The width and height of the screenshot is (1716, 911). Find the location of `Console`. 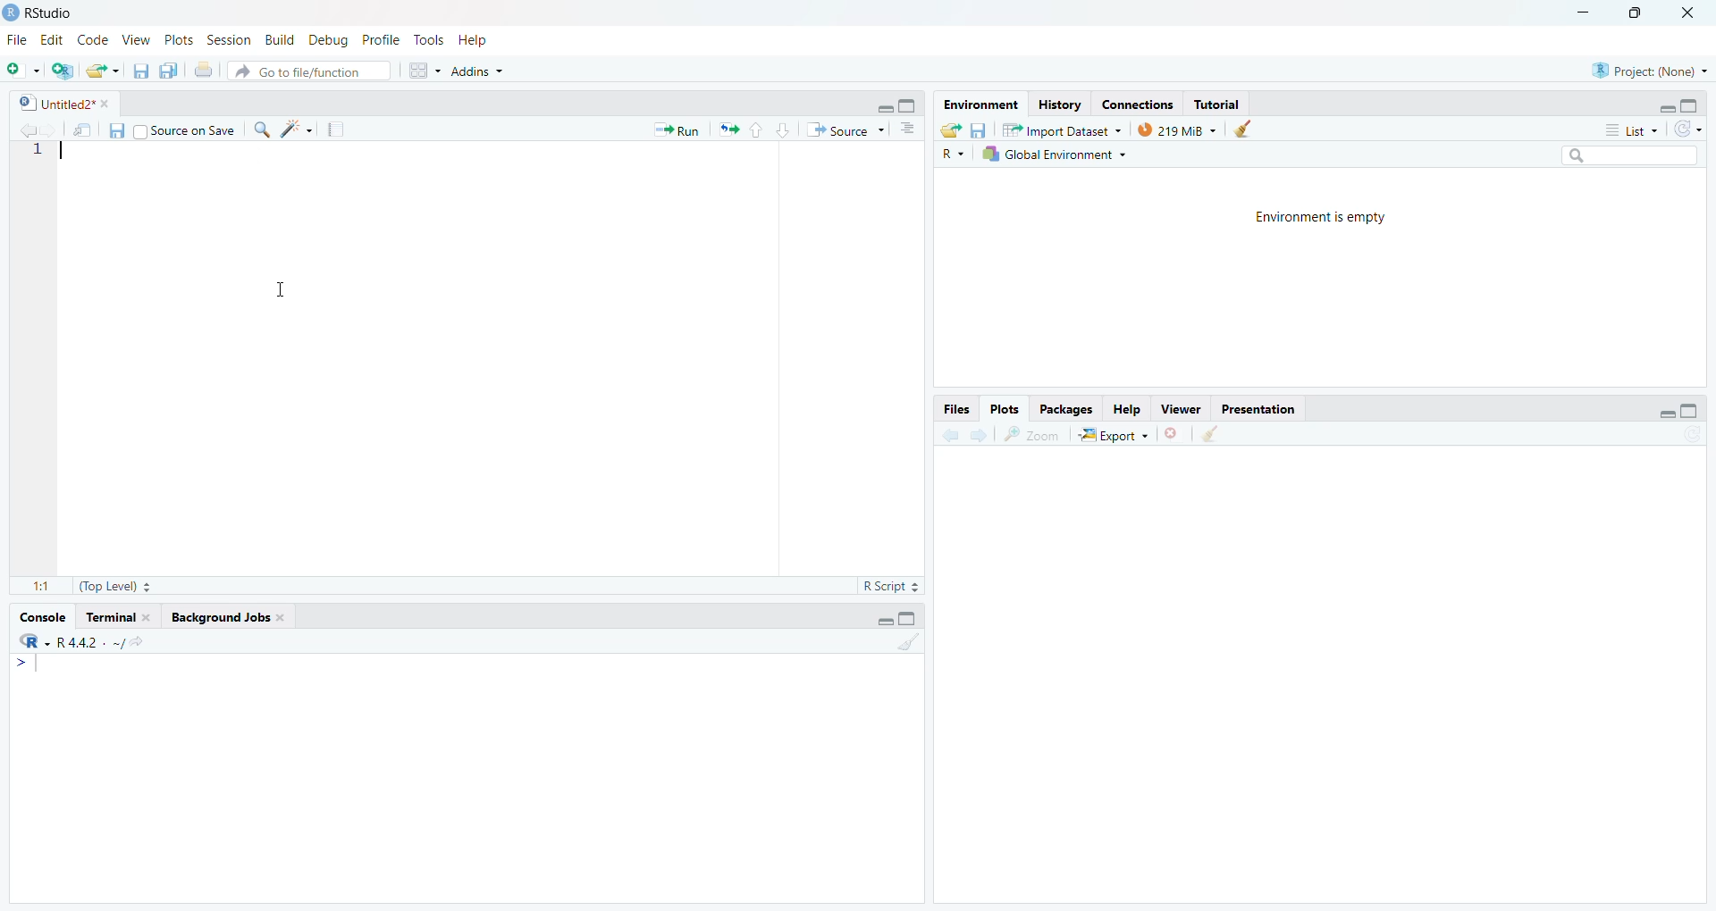

Console is located at coordinates (467, 777).